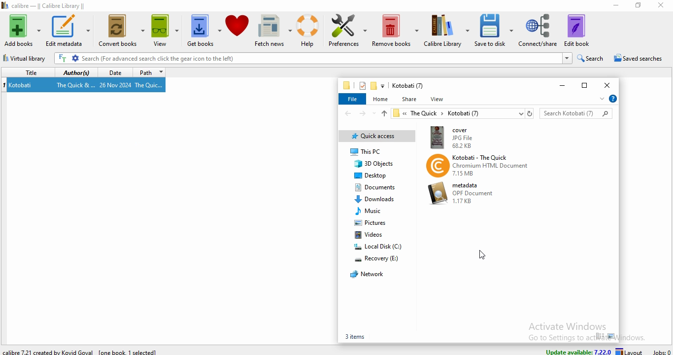 The height and width of the screenshot is (355, 673). Describe the element at coordinates (75, 85) in the screenshot. I see `The Quick &...` at that location.